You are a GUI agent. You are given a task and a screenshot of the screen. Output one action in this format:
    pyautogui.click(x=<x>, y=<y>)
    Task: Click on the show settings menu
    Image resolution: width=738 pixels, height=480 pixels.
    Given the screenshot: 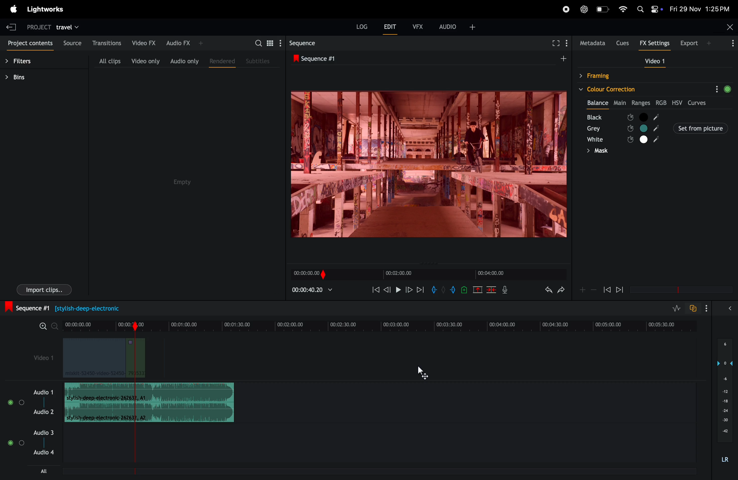 What is the action you would take?
    pyautogui.click(x=282, y=42)
    